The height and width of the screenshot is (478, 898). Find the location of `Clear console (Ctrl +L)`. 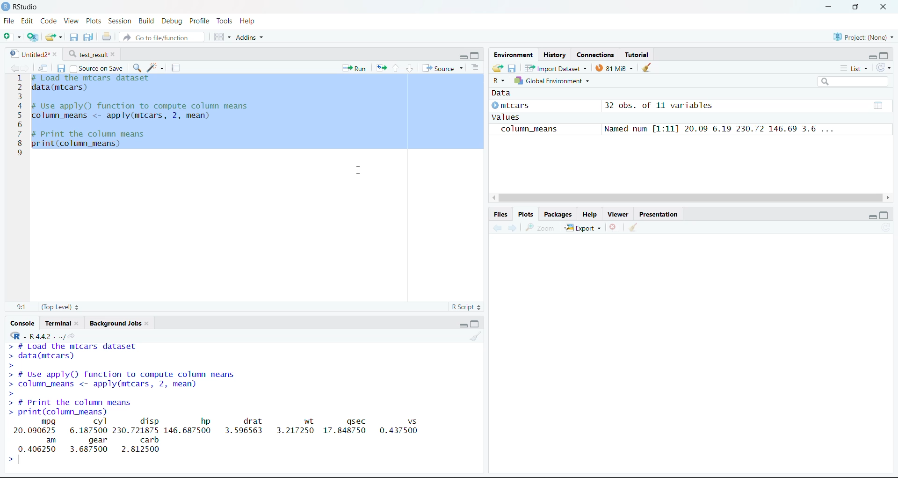

Clear console (Ctrl +L) is located at coordinates (474, 335).